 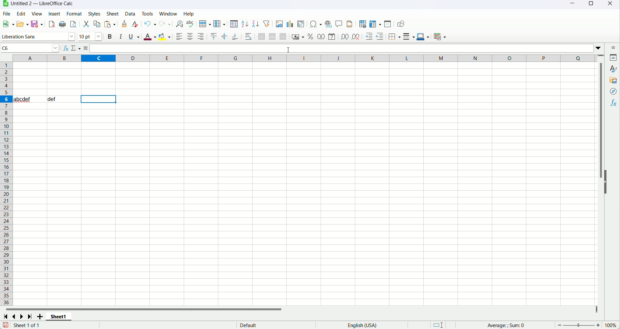 What do you see at coordinates (388, 24) in the screenshot?
I see `split window` at bounding box center [388, 24].